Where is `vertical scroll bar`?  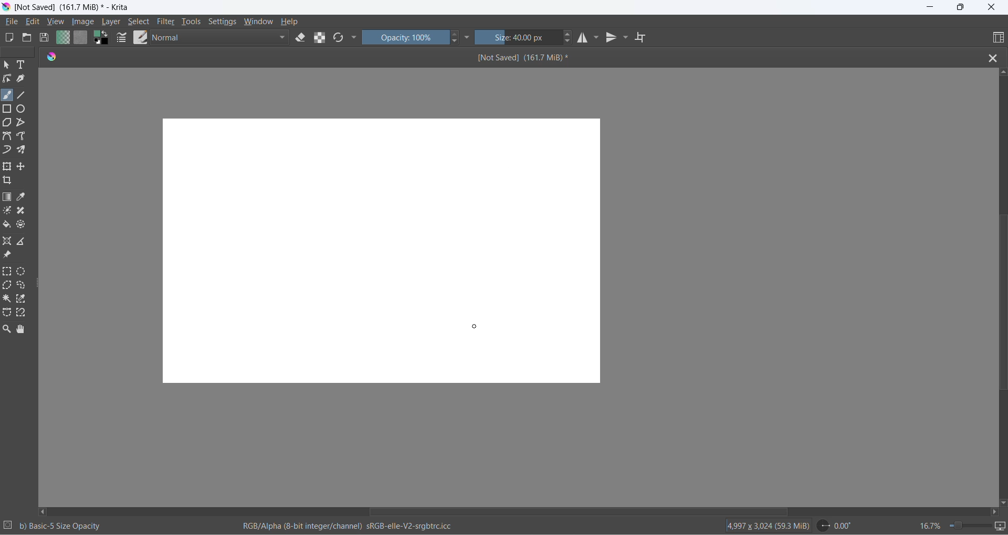
vertical scroll bar is located at coordinates (1002, 303).